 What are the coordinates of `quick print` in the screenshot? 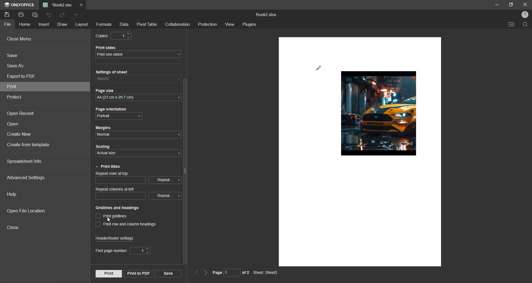 It's located at (35, 14).